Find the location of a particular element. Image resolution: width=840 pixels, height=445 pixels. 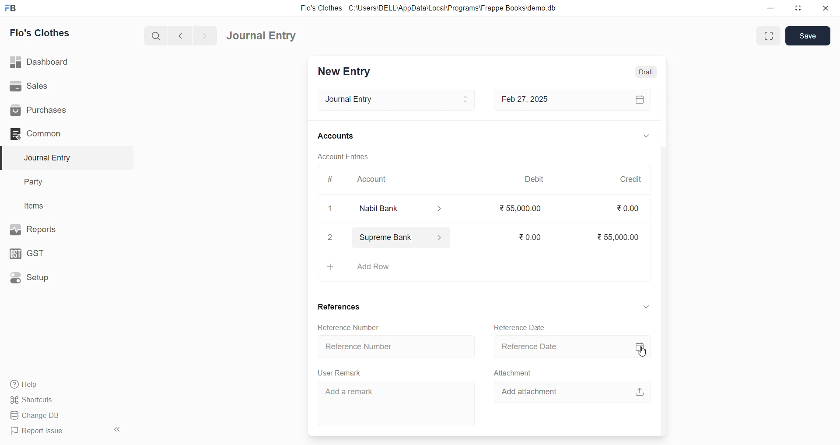

₹0.00 is located at coordinates (527, 236).